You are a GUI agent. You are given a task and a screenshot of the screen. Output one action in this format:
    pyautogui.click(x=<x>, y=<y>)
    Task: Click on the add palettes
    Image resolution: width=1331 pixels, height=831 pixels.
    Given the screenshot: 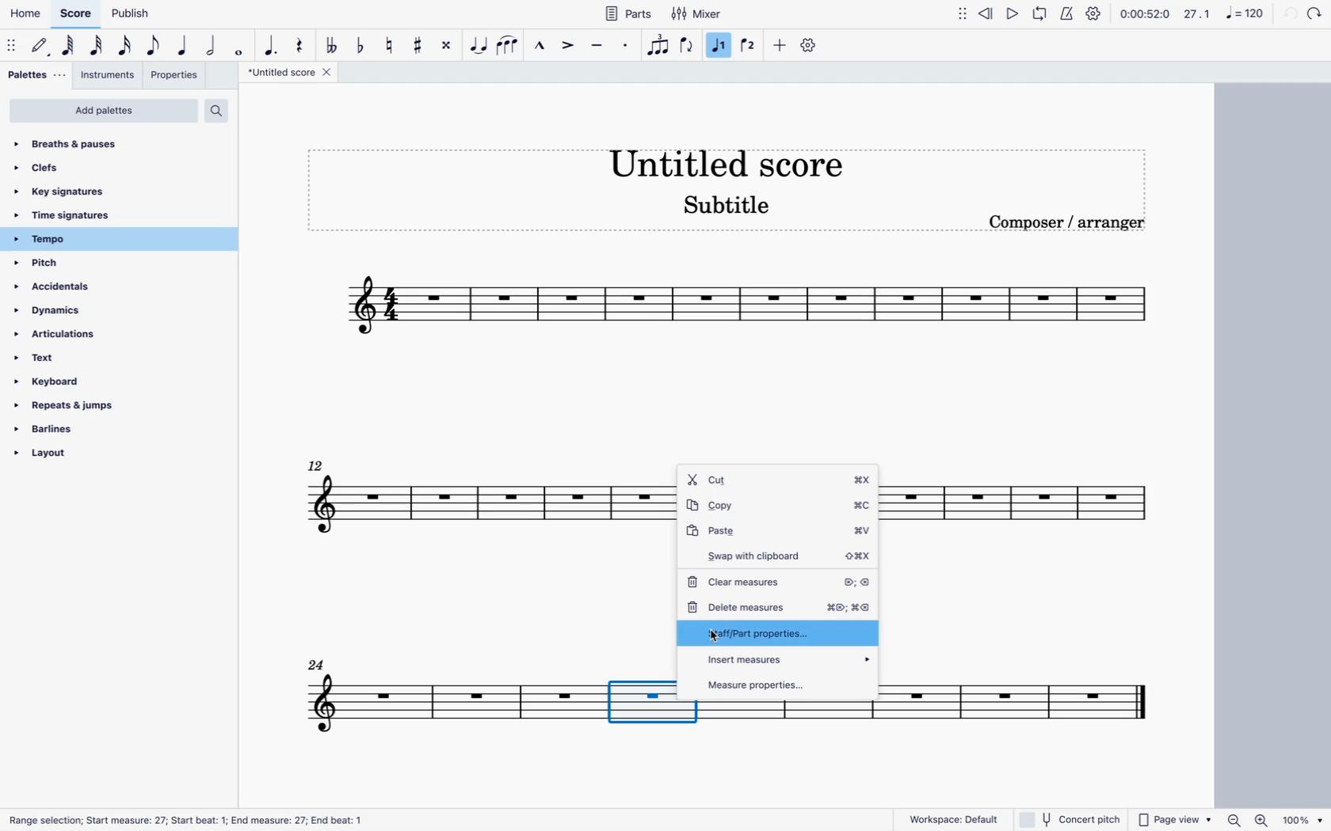 What is the action you would take?
    pyautogui.click(x=105, y=112)
    